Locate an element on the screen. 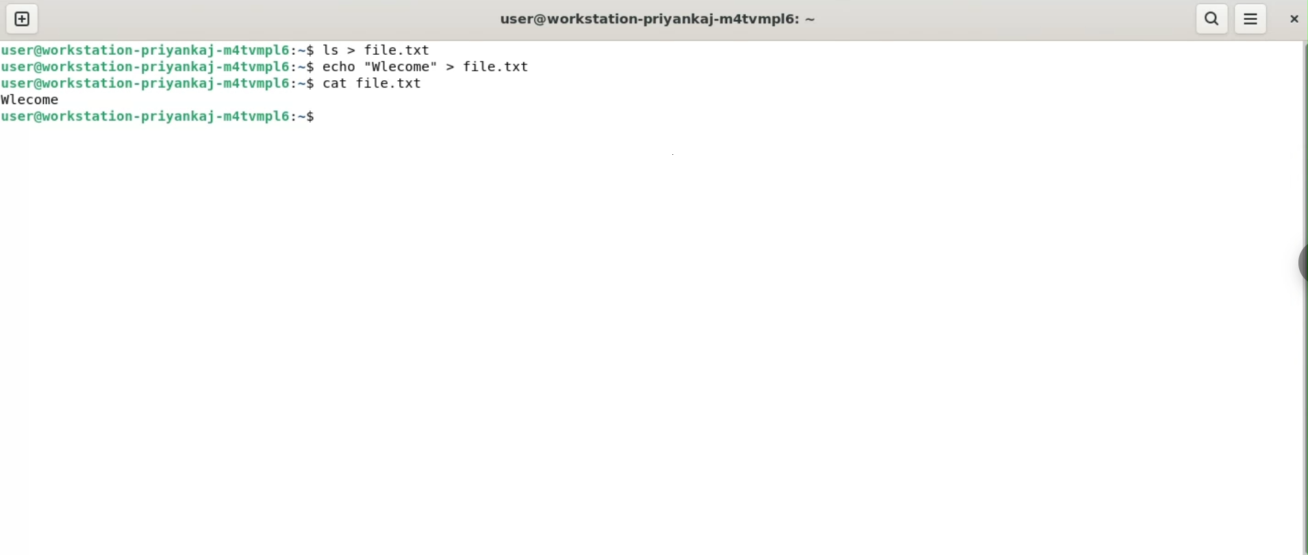 Image resolution: width=1308 pixels, height=555 pixels. close is located at coordinates (1294, 17).